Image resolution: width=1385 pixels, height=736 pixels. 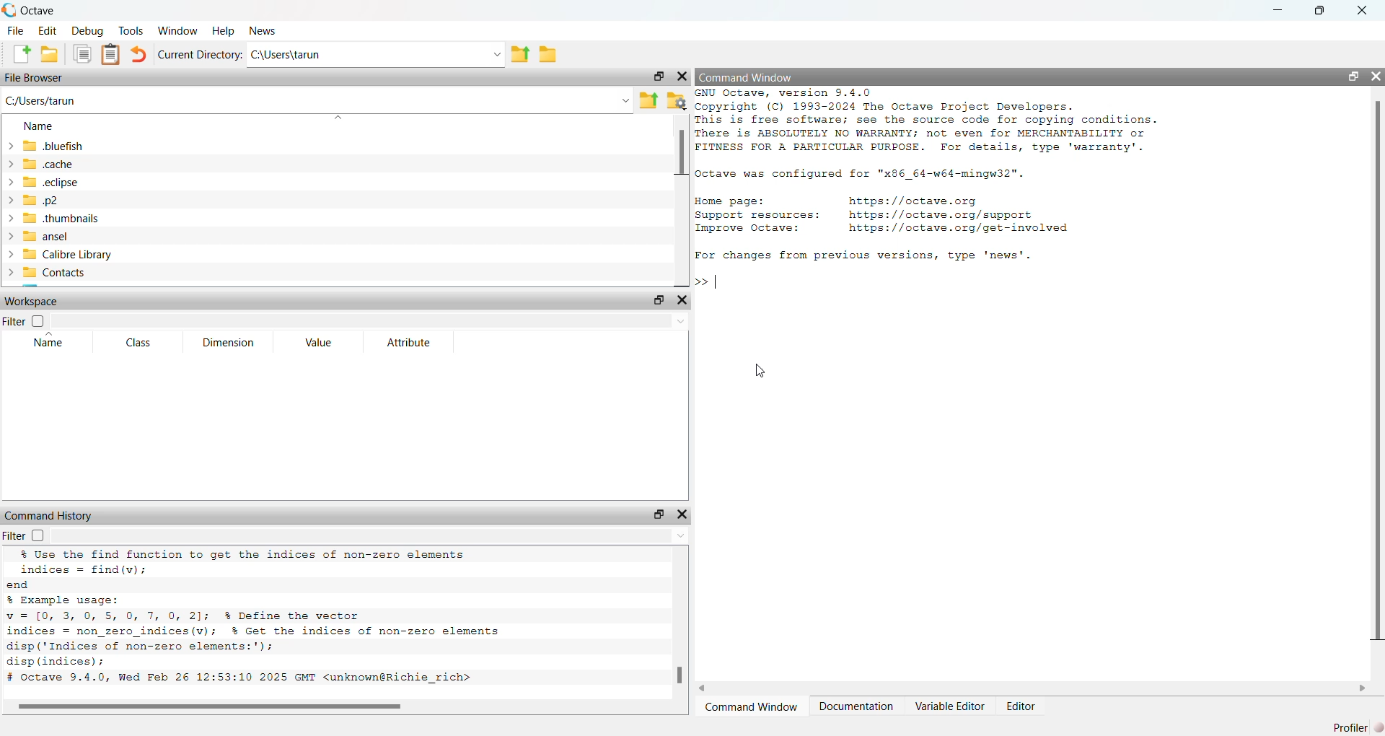 I want to click on Command History, so click(x=51, y=514).